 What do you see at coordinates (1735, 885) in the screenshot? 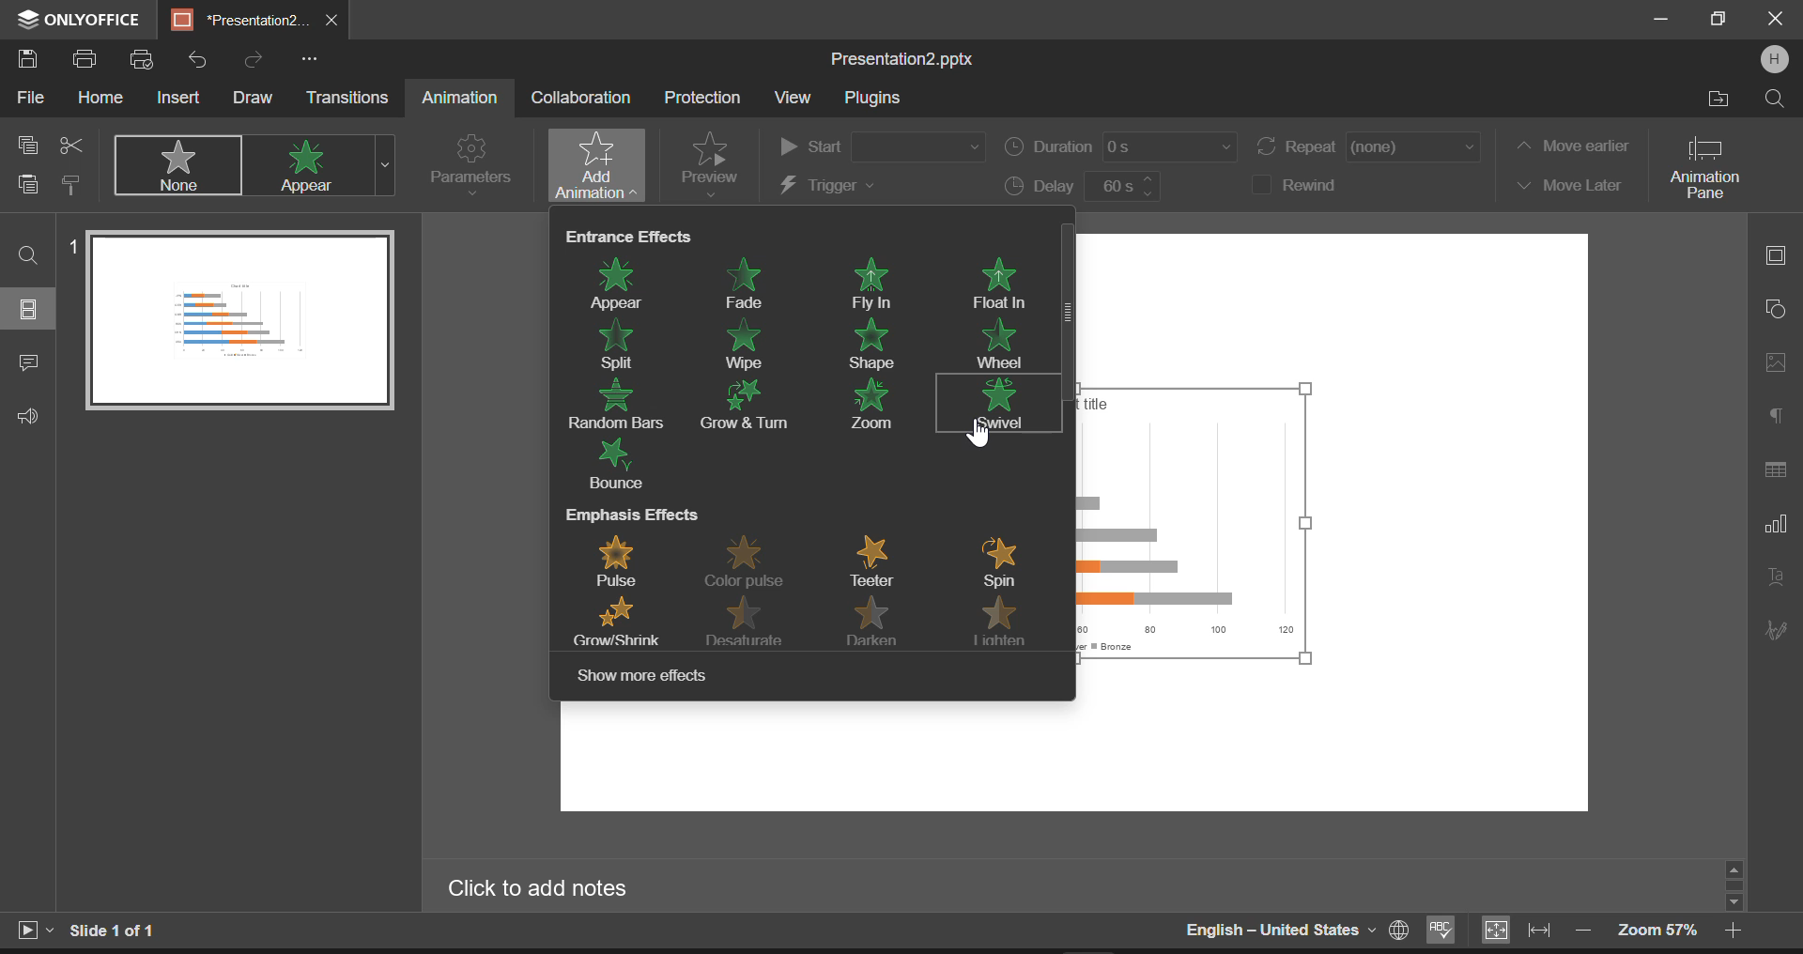
I see `Scroll Bar` at bounding box center [1735, 885].